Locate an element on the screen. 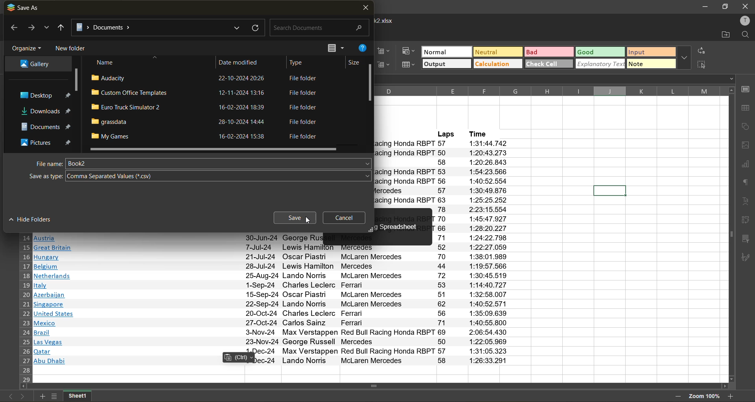 The height and width of the screenshot is (402, 755). browse is located at coordinates (46, 29).